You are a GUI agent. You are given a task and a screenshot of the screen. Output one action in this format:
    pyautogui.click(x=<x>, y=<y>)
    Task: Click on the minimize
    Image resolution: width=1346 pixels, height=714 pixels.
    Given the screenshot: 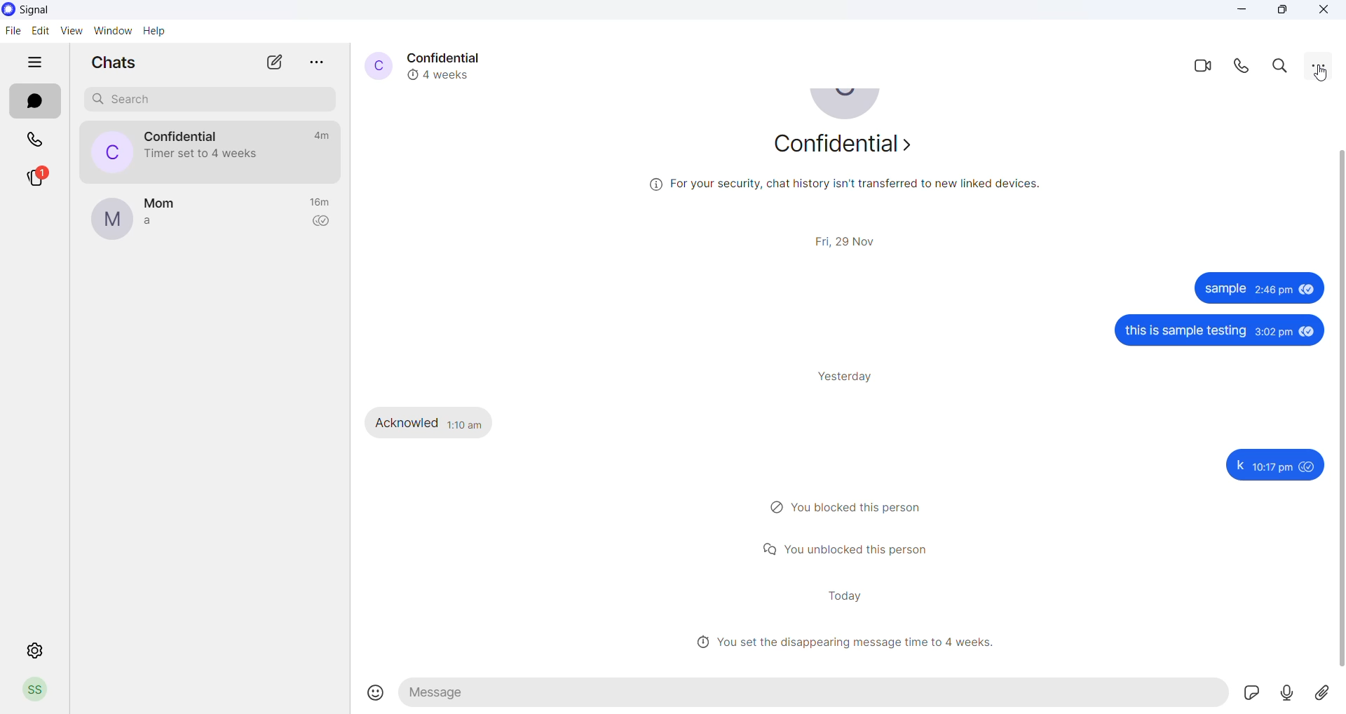 What is the action you would take?
    pyautogui.click(x=1244, y=11)
    